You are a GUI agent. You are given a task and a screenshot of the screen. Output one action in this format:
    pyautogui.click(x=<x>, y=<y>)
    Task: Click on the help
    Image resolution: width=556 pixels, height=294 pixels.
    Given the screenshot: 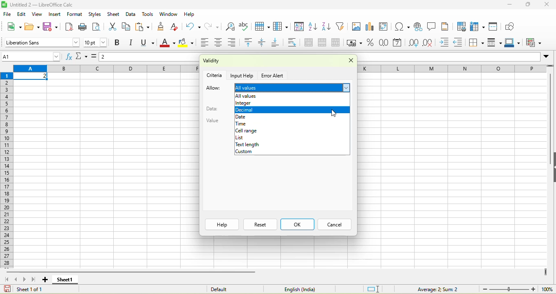 What is the action you would take?
    pyautogui.click(x=222, y=224)
    